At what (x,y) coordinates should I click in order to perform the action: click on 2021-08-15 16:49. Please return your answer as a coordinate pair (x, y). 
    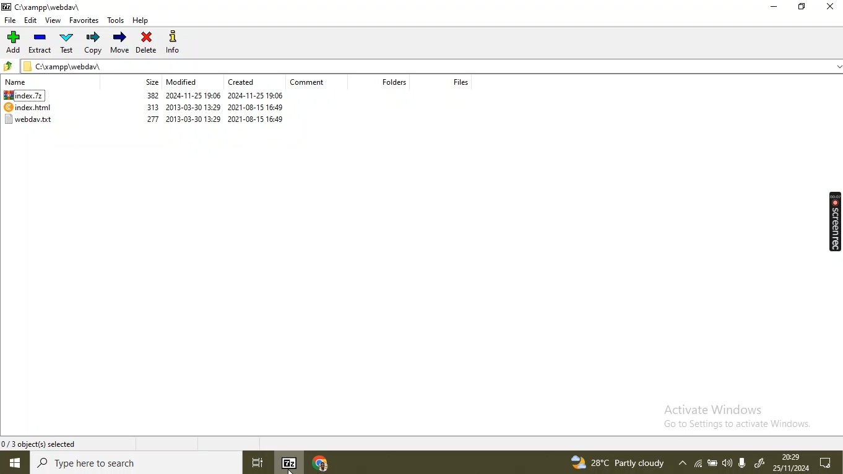
    Looking at the image, I should click on (259, 108).